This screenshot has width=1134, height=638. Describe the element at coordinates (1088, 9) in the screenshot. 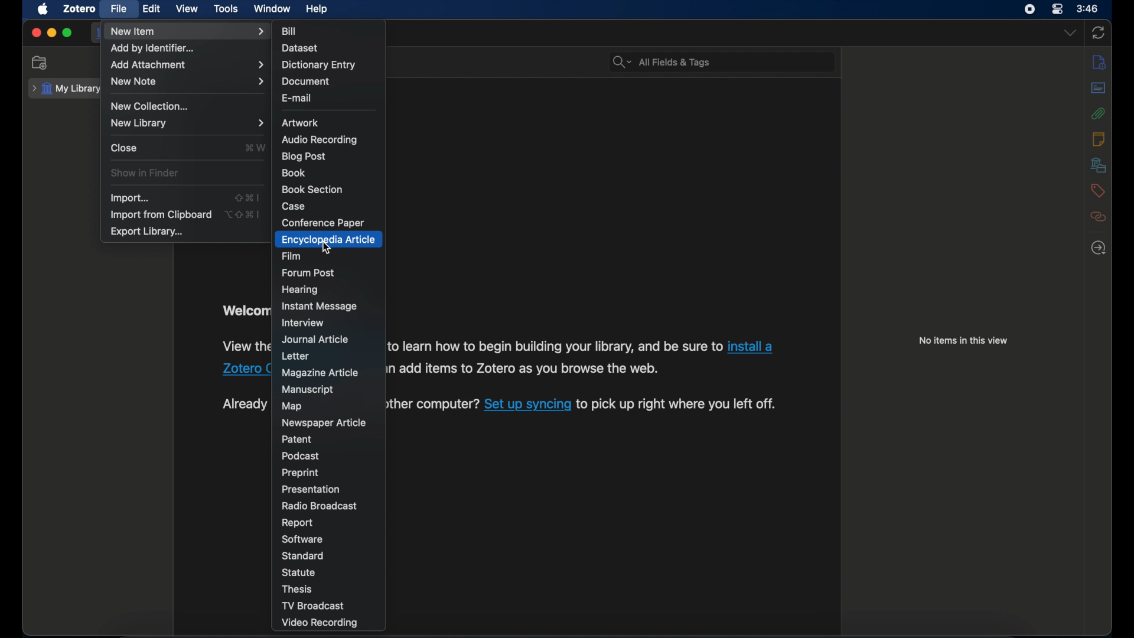

I see `3.46` at that location.